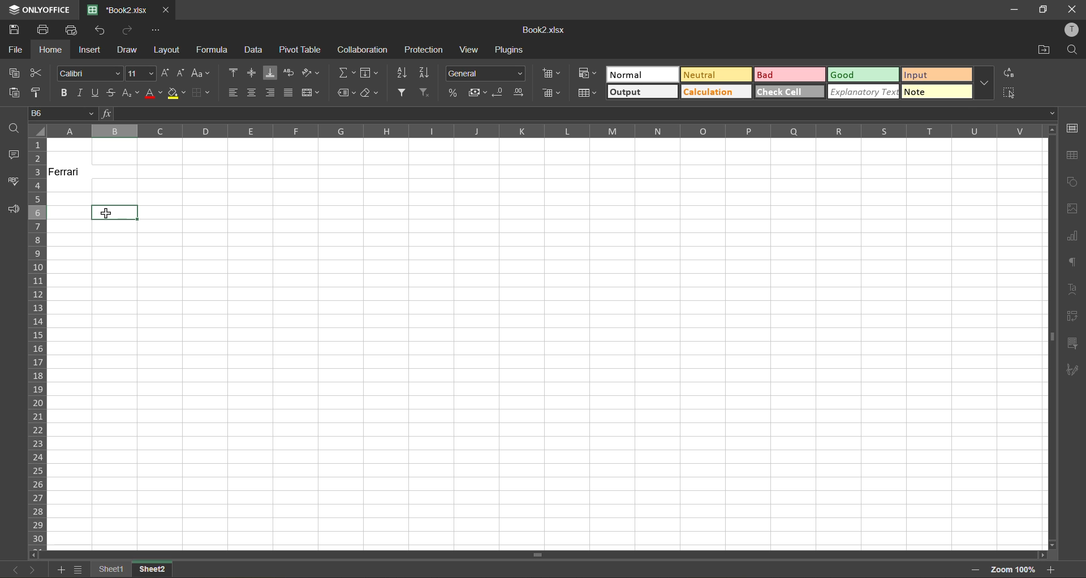 The height and width of the screenshot is (578, 1086). Describe the element at coordinates (166, 72) in the screenshot. I see `increment size` at that location.